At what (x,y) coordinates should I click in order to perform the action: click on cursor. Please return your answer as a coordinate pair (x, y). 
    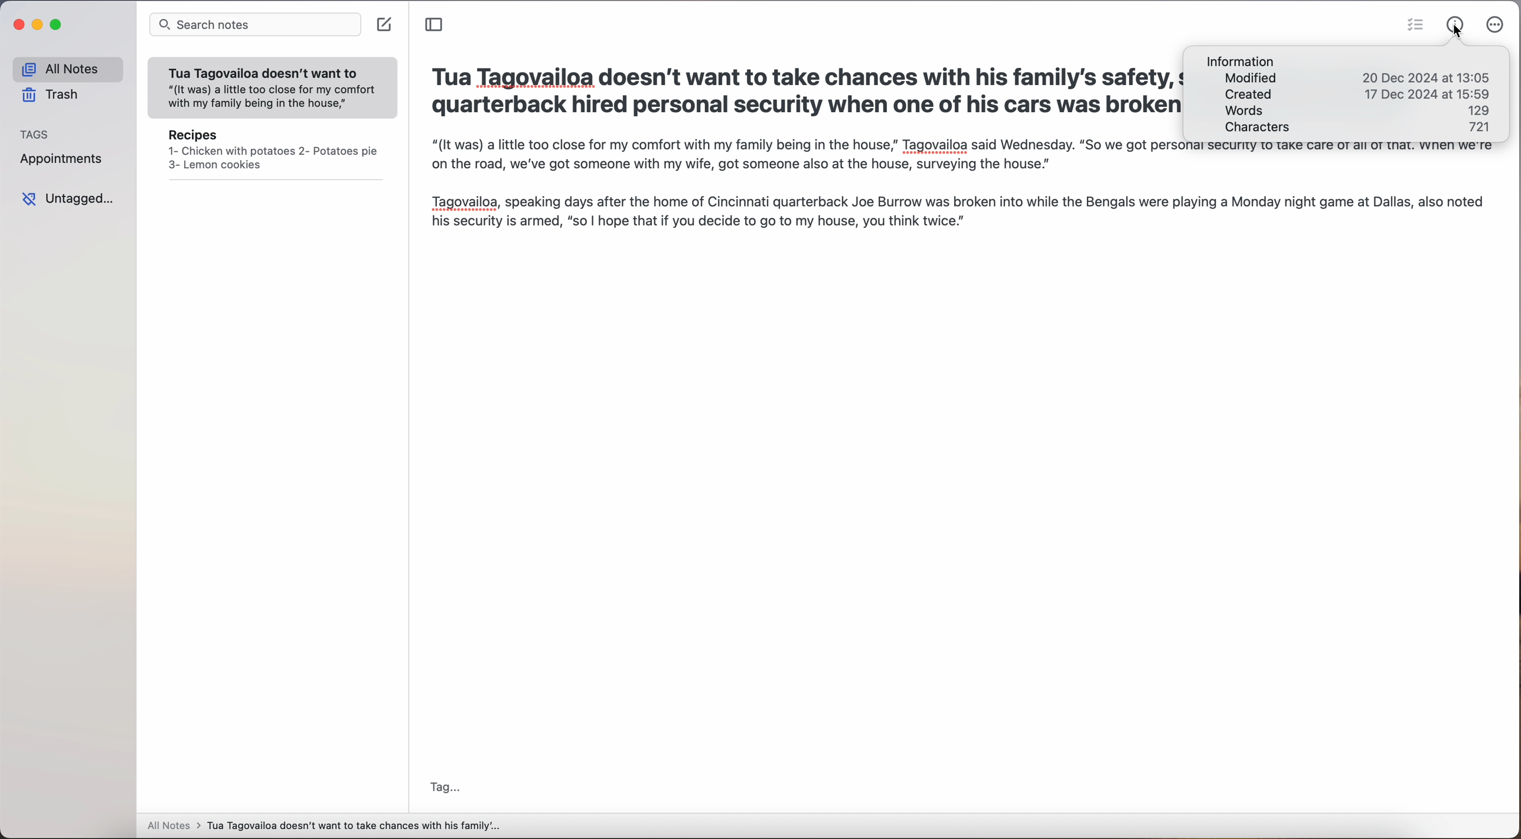
    Looking at the image, I should click on (1455, 34).